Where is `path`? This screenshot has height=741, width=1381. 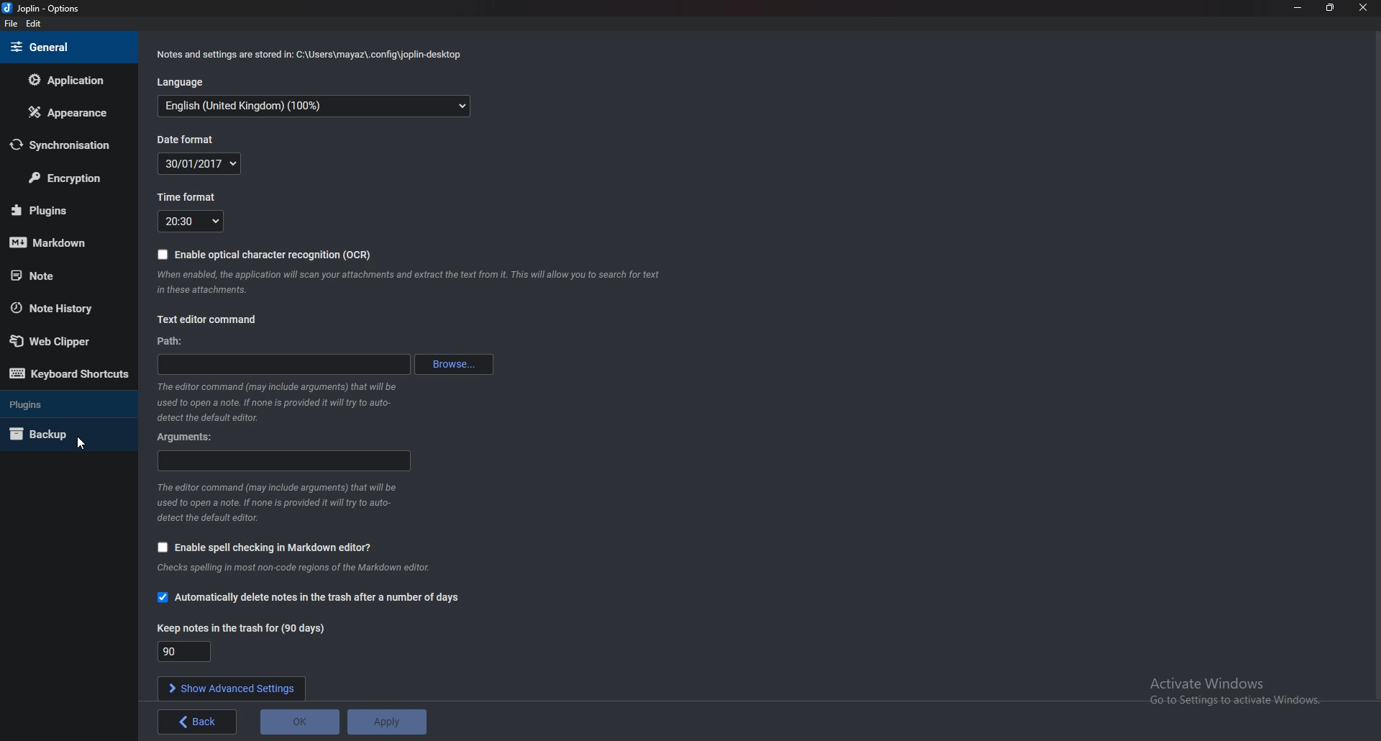
path is located at coordinates (176, 342).